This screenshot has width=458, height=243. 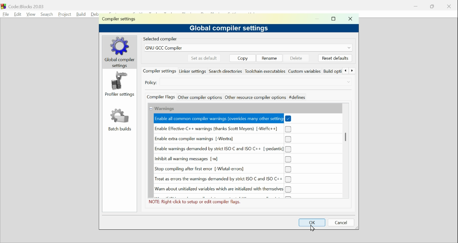 What do you see at coordinates (352, 71) in the screenshot?
I see `Forward` at bounding box center [352, 71].